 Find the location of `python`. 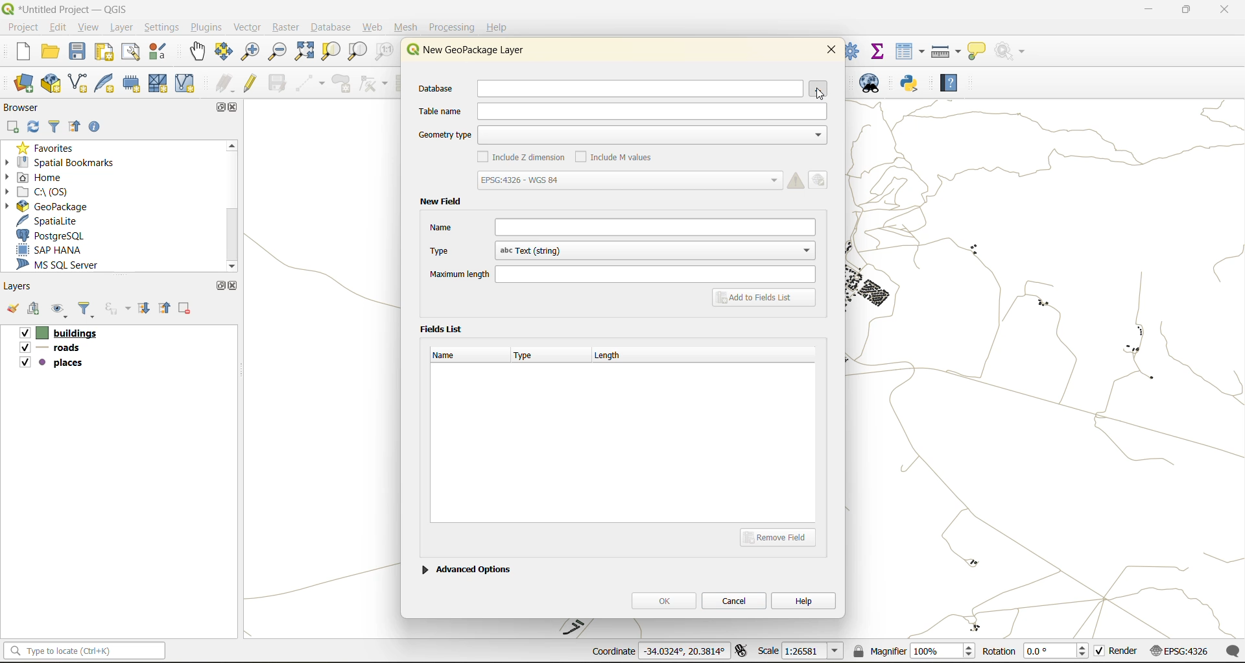

python is located at coordinates (910, 84).